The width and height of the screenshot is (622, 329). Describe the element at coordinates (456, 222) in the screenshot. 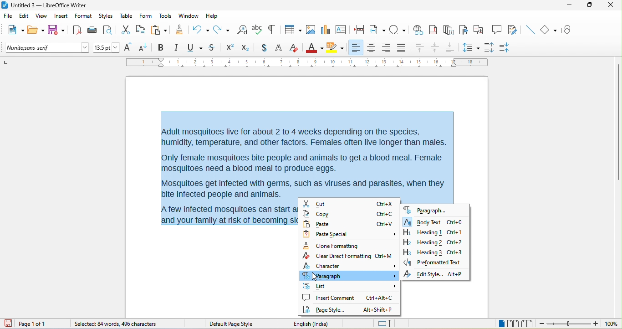

I see `shortcut key` at that location.